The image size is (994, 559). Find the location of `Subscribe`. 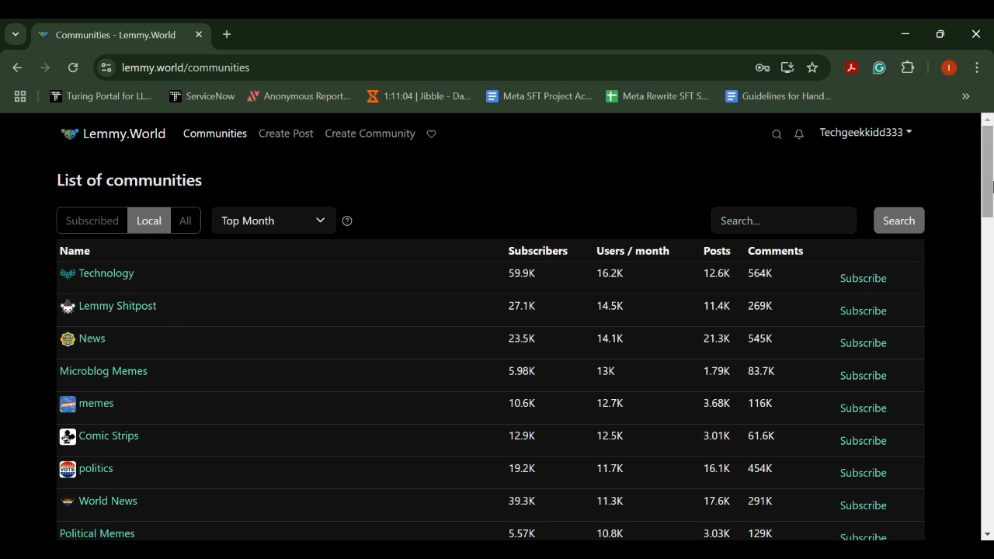

Subscribe is located at coordinates (864, 343).